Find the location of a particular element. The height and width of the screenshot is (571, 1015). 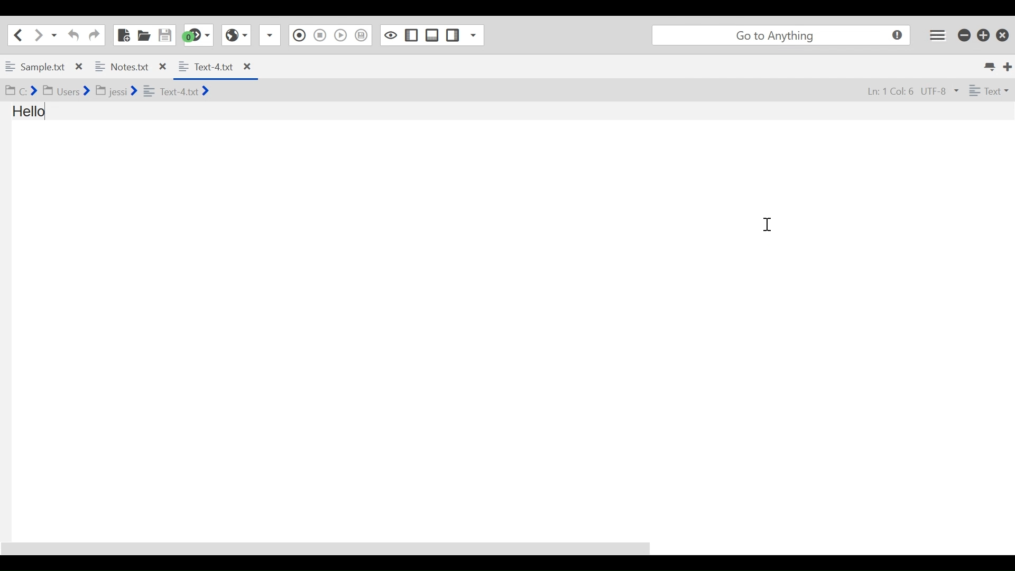

Stop Recording Macro is located at coordinates (319, 35).